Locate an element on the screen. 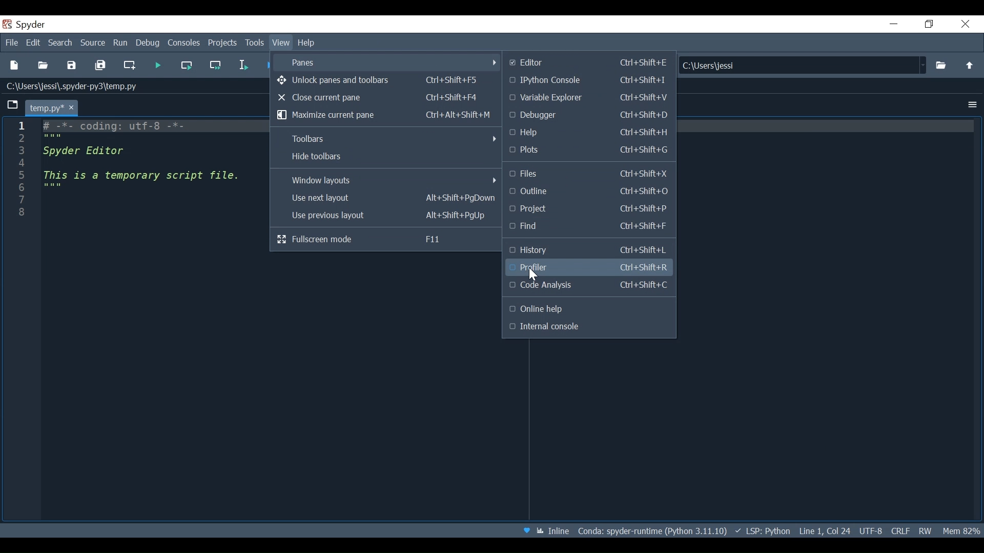 The height and width of the screenshot is (553, 984). Close current pane is located at coordinates (379, 98).